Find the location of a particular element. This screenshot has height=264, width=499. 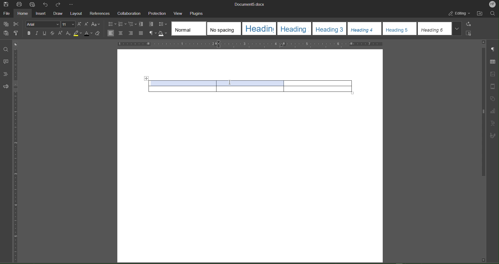

Protection is located at coordinates (157, 13).